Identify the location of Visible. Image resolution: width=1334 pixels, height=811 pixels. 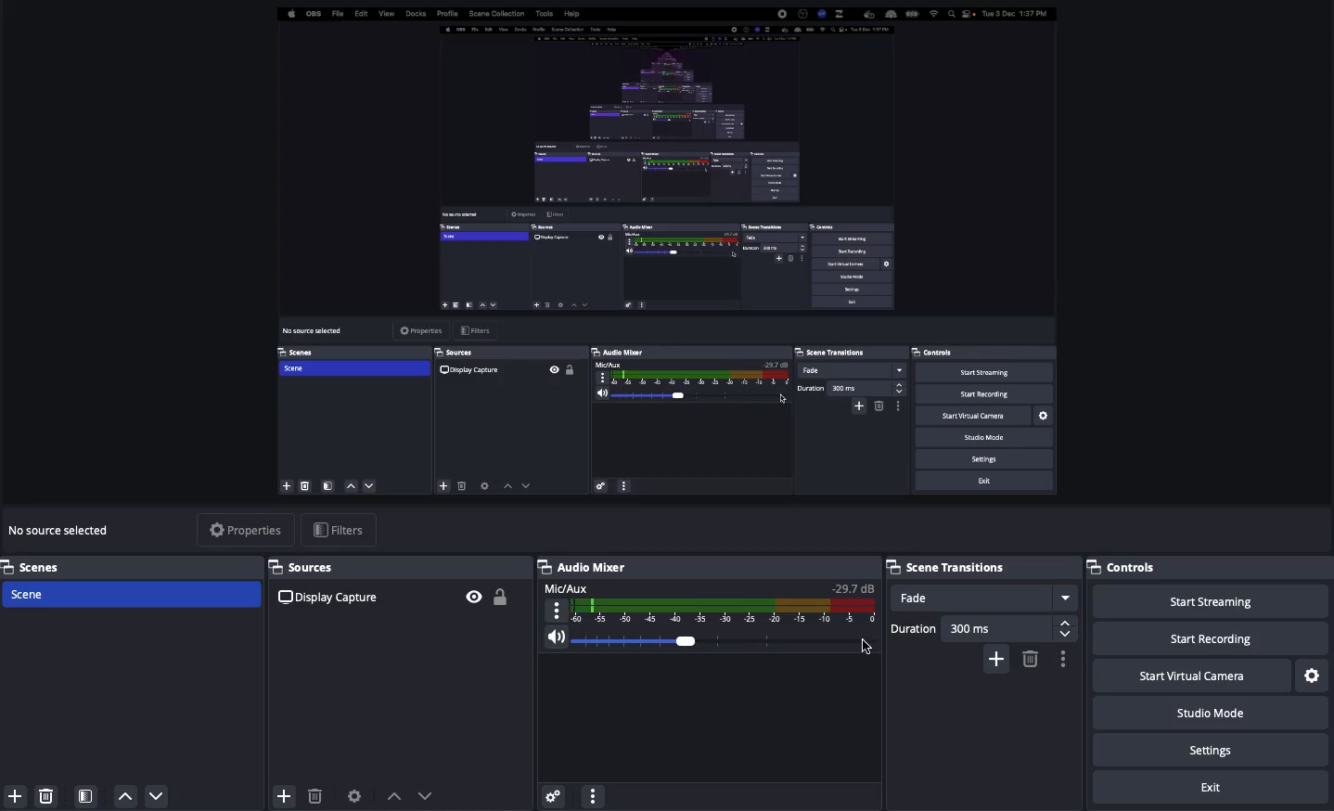
(473, 595).